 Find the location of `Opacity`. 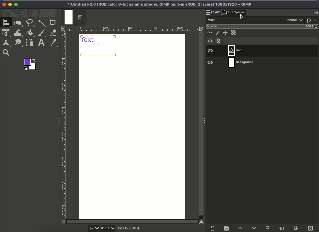

Opacity is located at coordinates (263, 26).